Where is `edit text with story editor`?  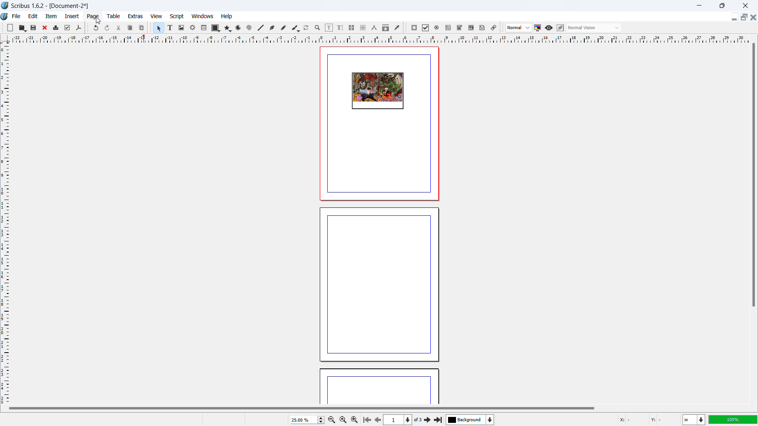
edit text with story editor is located at coordinates (340, 28).